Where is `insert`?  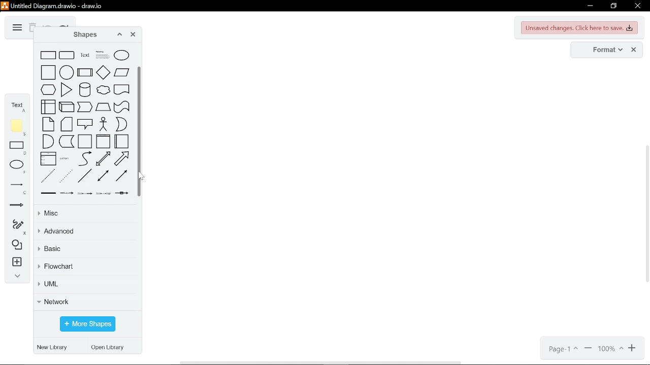
insert is located at coordinates (16, 263).